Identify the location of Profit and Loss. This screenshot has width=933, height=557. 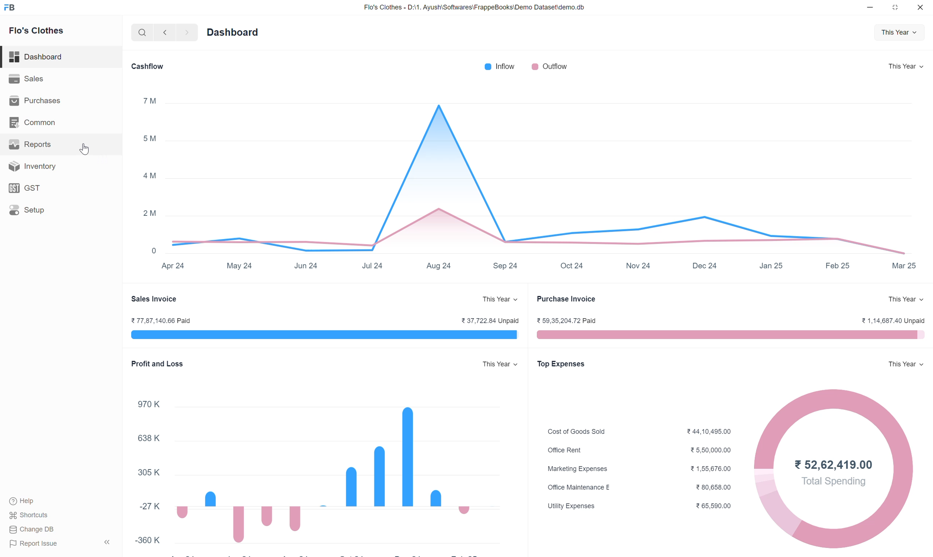
(156, 364).